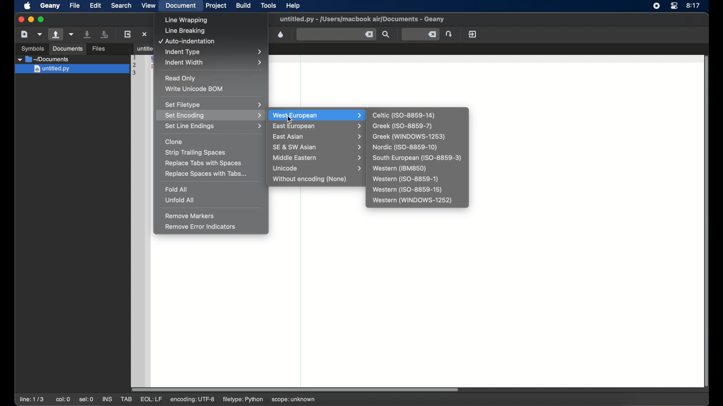 The height and width of the screenshot is (406, 723). Describe the element at coordinates (404, 115) in the screenshot. I see `celtic` at that location.